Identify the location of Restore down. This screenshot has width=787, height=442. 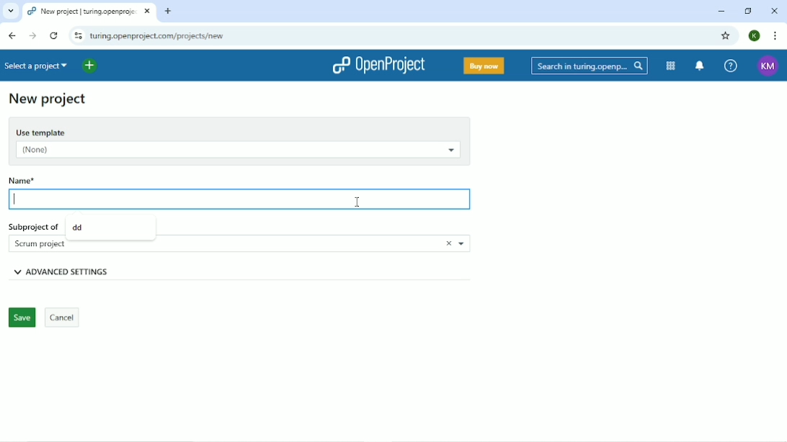
(750, 12).